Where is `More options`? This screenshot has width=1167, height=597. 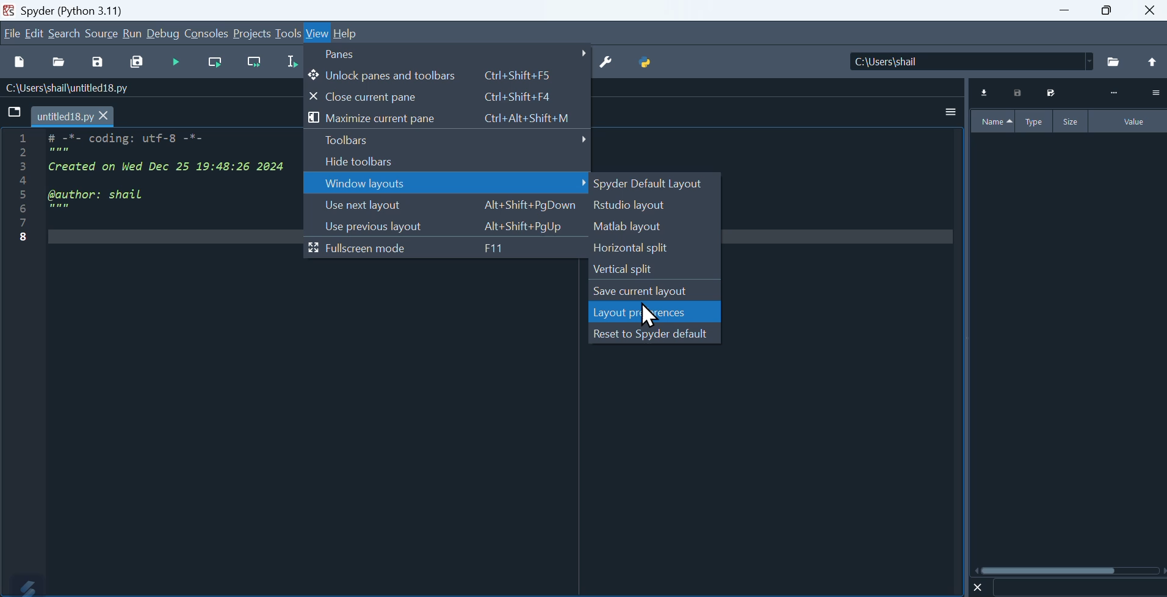 More options is located at coordinates (951, 111).